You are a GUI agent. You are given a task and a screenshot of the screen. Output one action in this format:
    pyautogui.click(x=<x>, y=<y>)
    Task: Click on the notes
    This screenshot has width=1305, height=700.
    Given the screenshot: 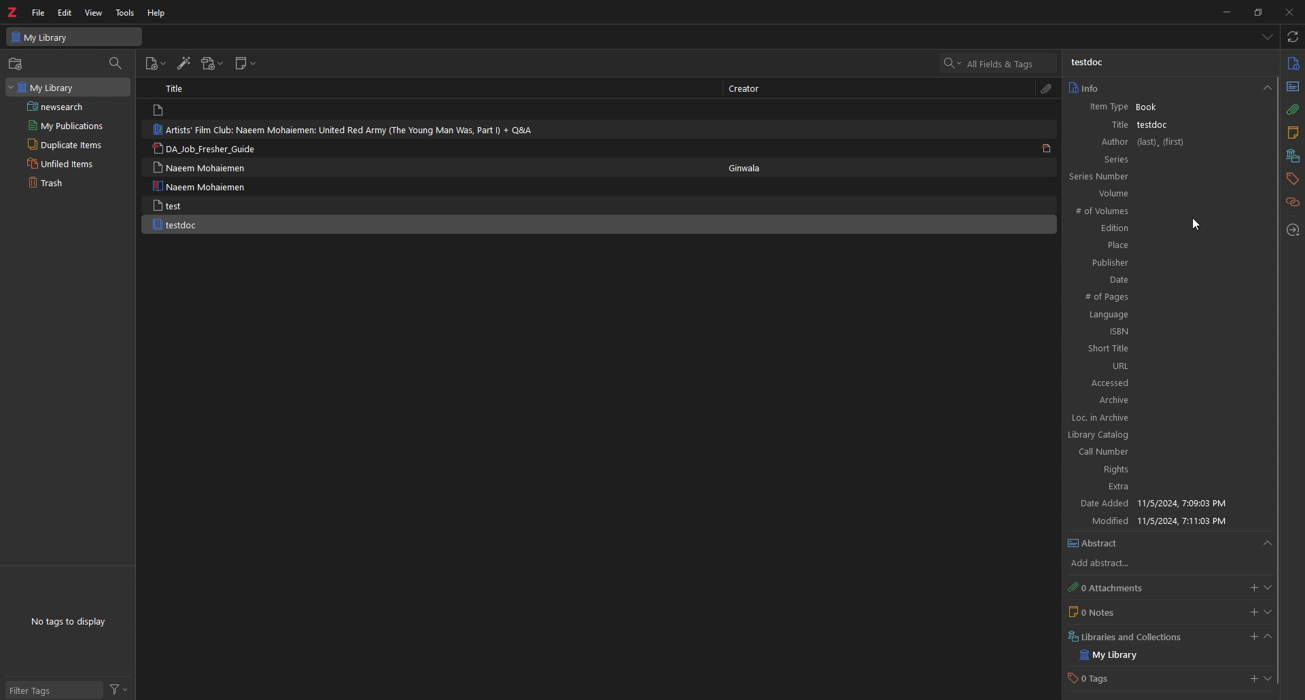 What is the action you would take?
    pyautogui.click(x=1293, y=134)
    